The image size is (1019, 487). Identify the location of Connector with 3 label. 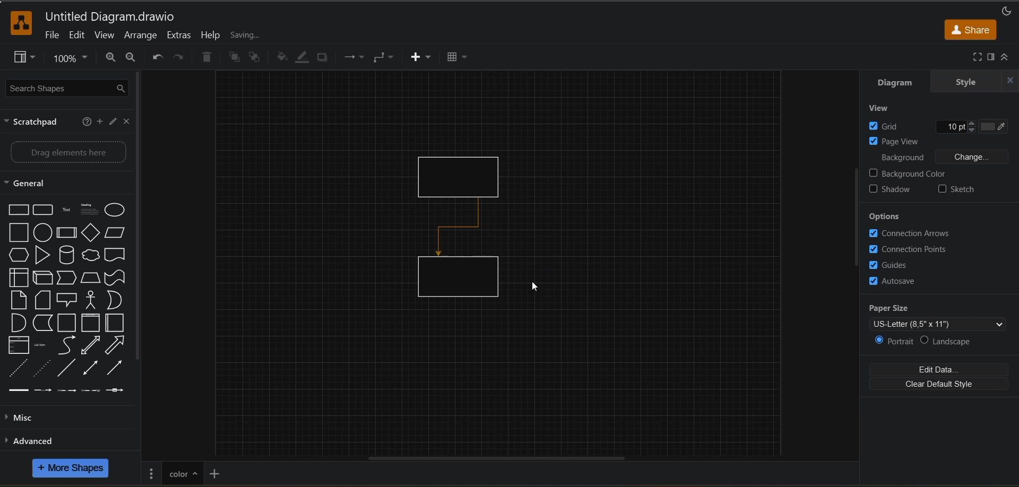
(90, 392).